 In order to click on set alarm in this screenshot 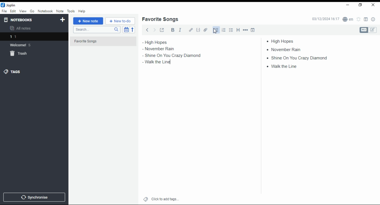, I will do `click(359, 19)`.